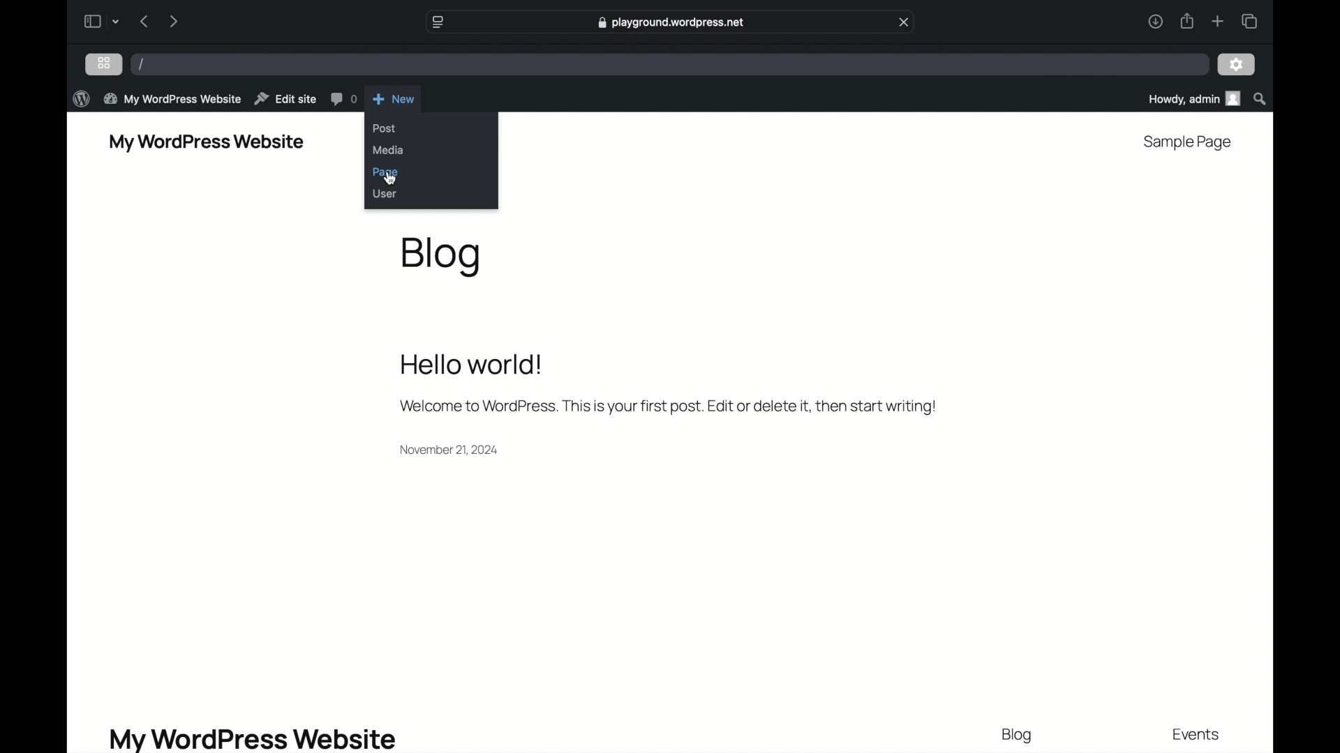 Image resolution: width=1340 pixels, height=753 pixels. I want to click on hello world!, so click(472, 363).